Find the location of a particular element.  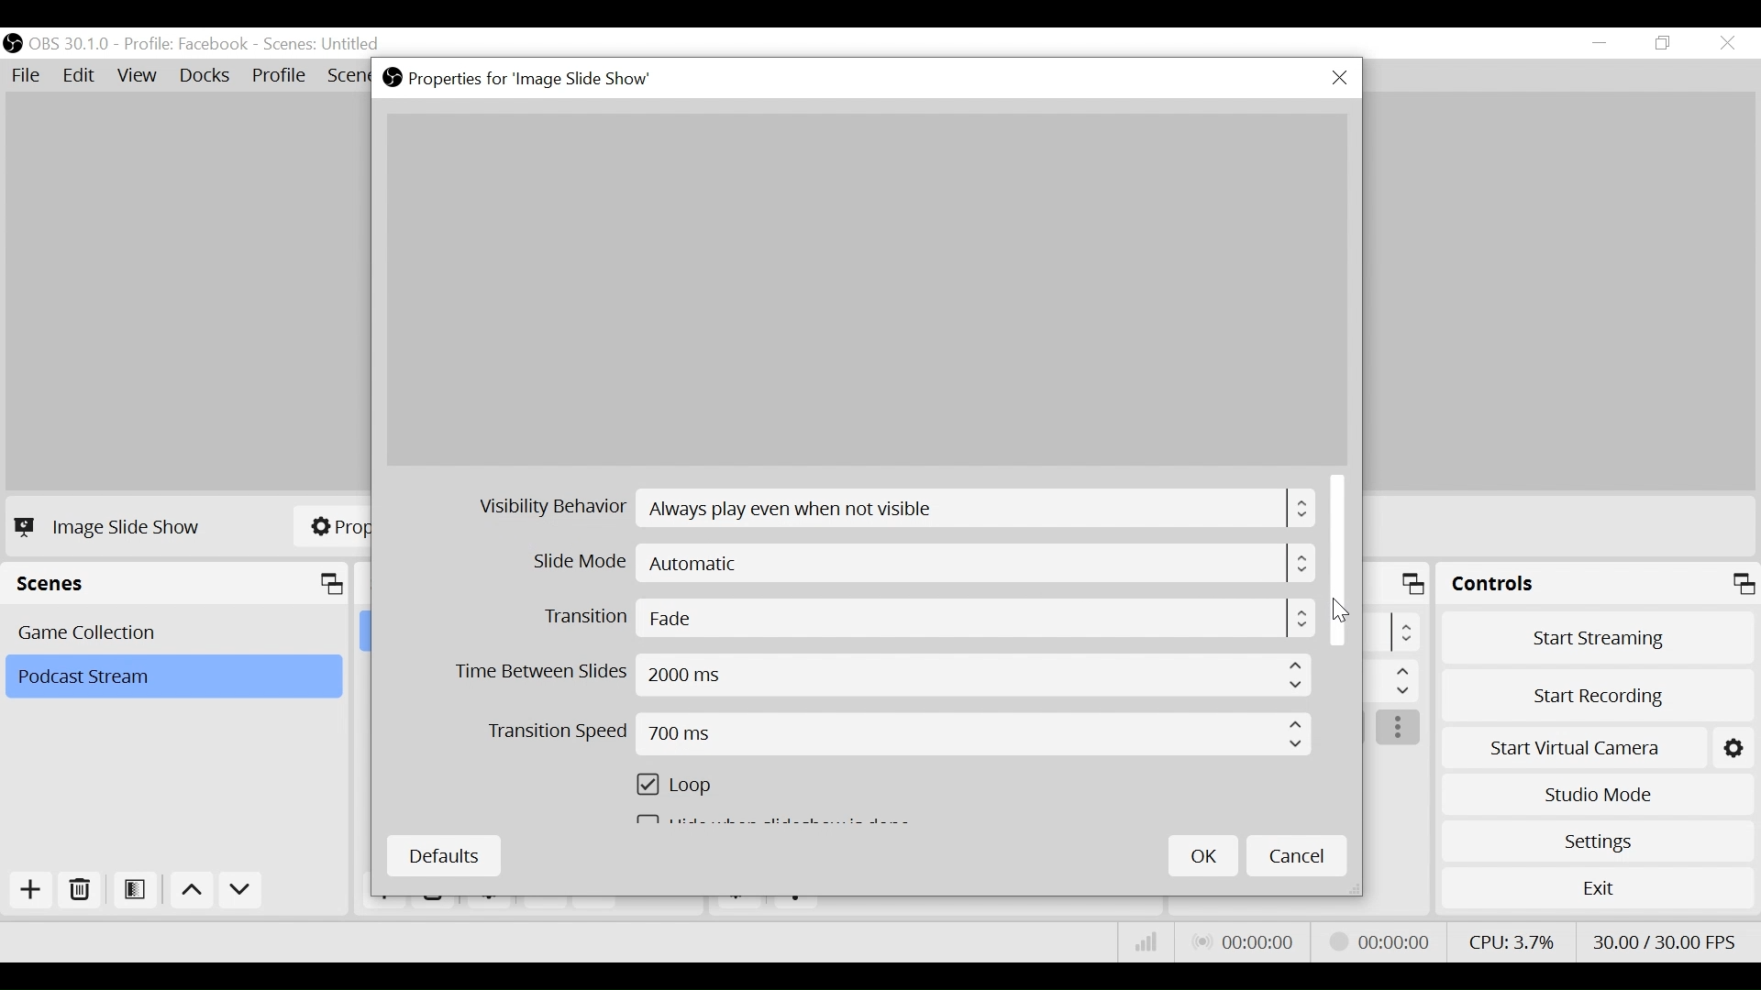

Times between slides is located at coordinates (883, 676).